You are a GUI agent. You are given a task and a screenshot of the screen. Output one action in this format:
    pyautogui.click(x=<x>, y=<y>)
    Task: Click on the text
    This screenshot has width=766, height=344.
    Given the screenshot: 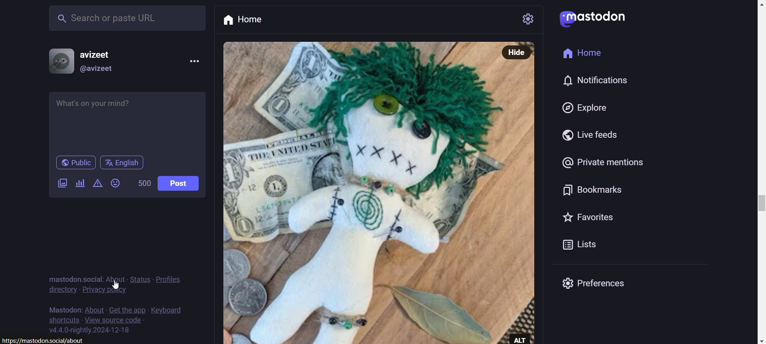 What is the action you would take?
    pyautogui.click(x=63, y=308)
    